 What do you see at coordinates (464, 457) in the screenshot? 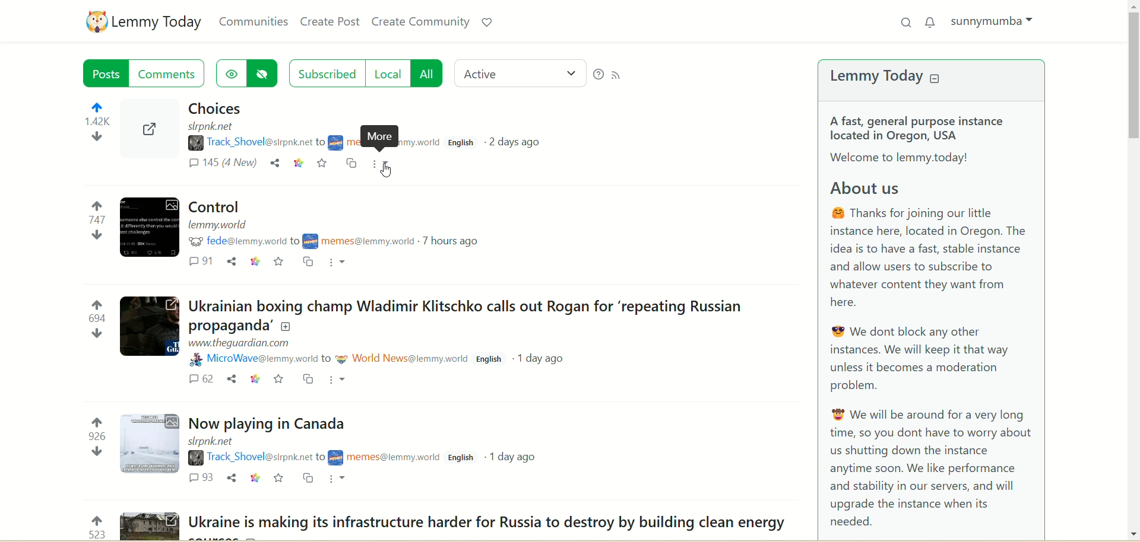
I see `English` at bounding box center [464, 457].